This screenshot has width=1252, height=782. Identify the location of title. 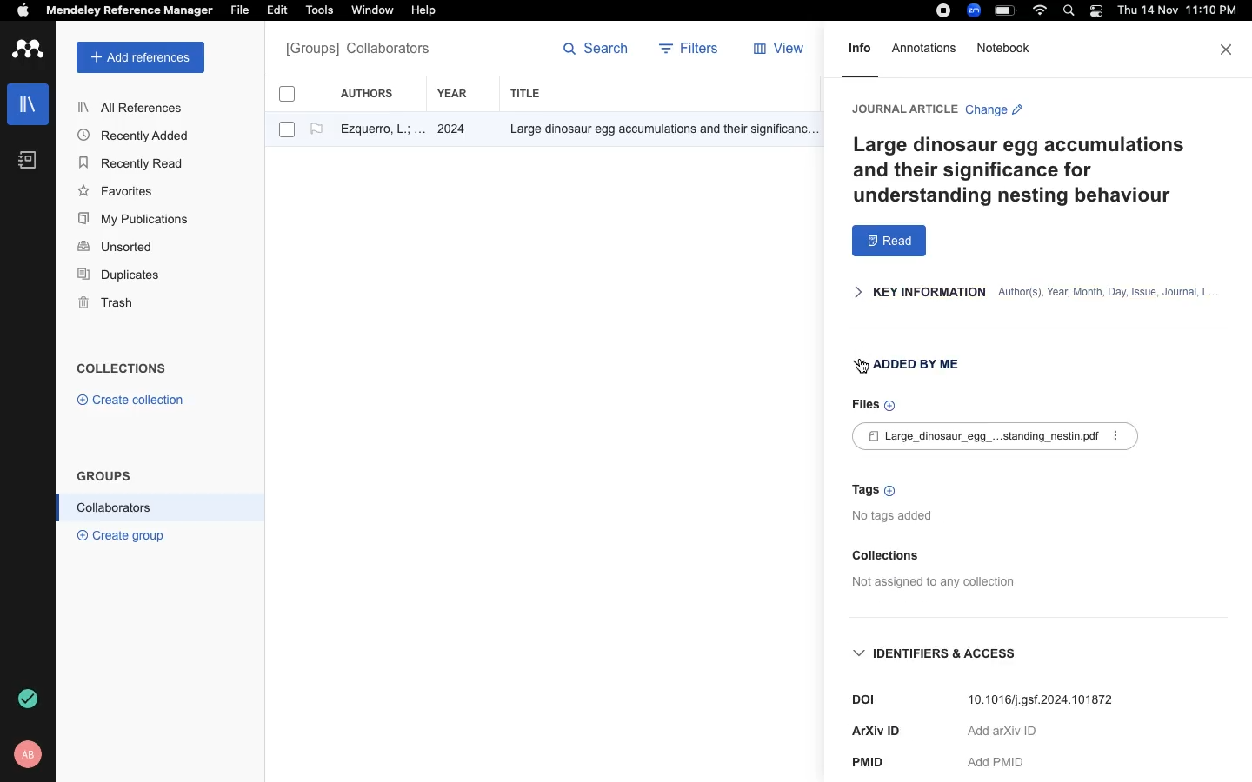
(529, 93).